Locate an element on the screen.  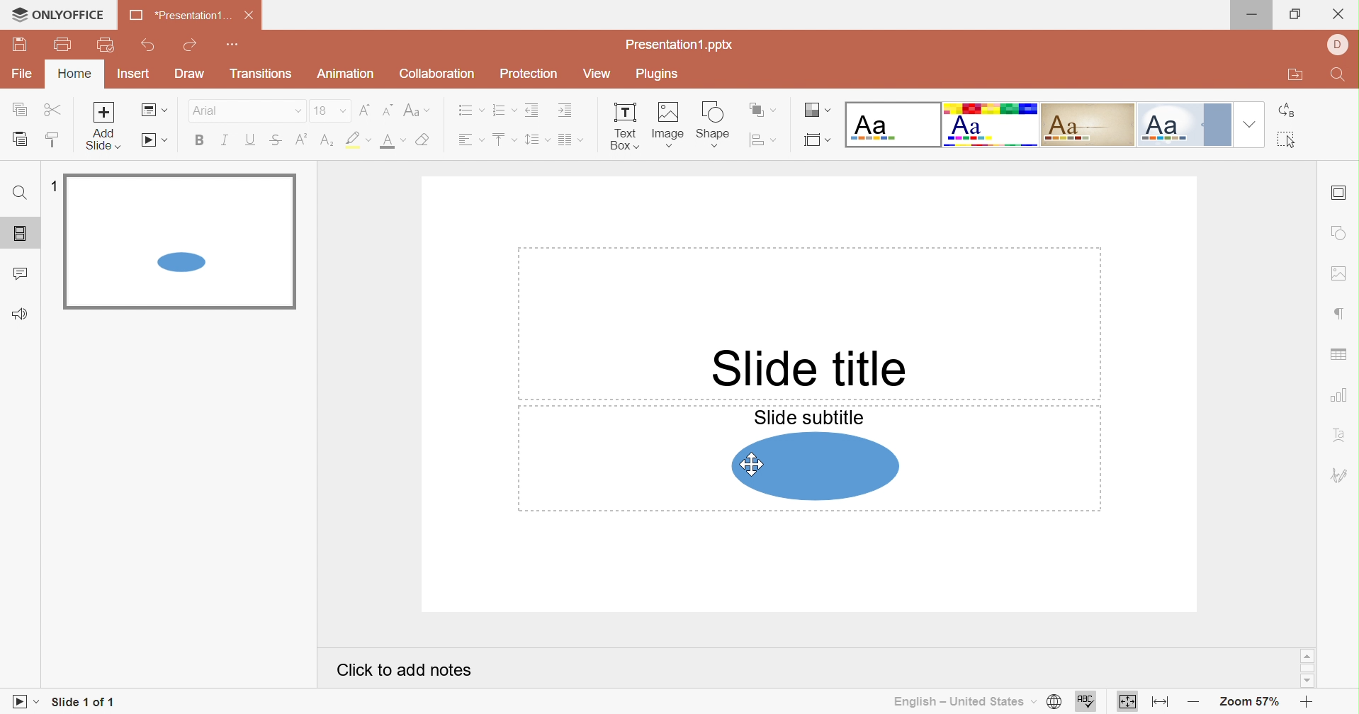
Presentation1.pptx is located at coordinates (680, 46).